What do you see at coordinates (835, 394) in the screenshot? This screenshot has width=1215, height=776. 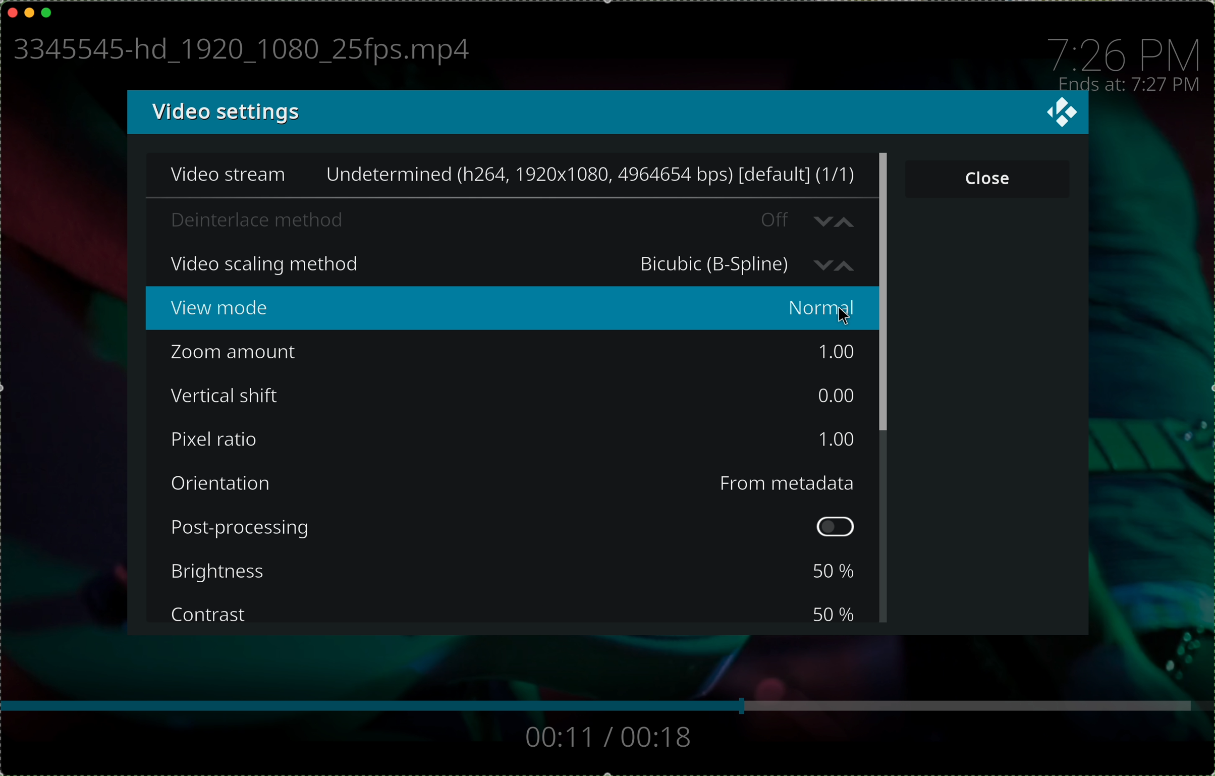 I see `0.00` at bounding box center [835, 394].